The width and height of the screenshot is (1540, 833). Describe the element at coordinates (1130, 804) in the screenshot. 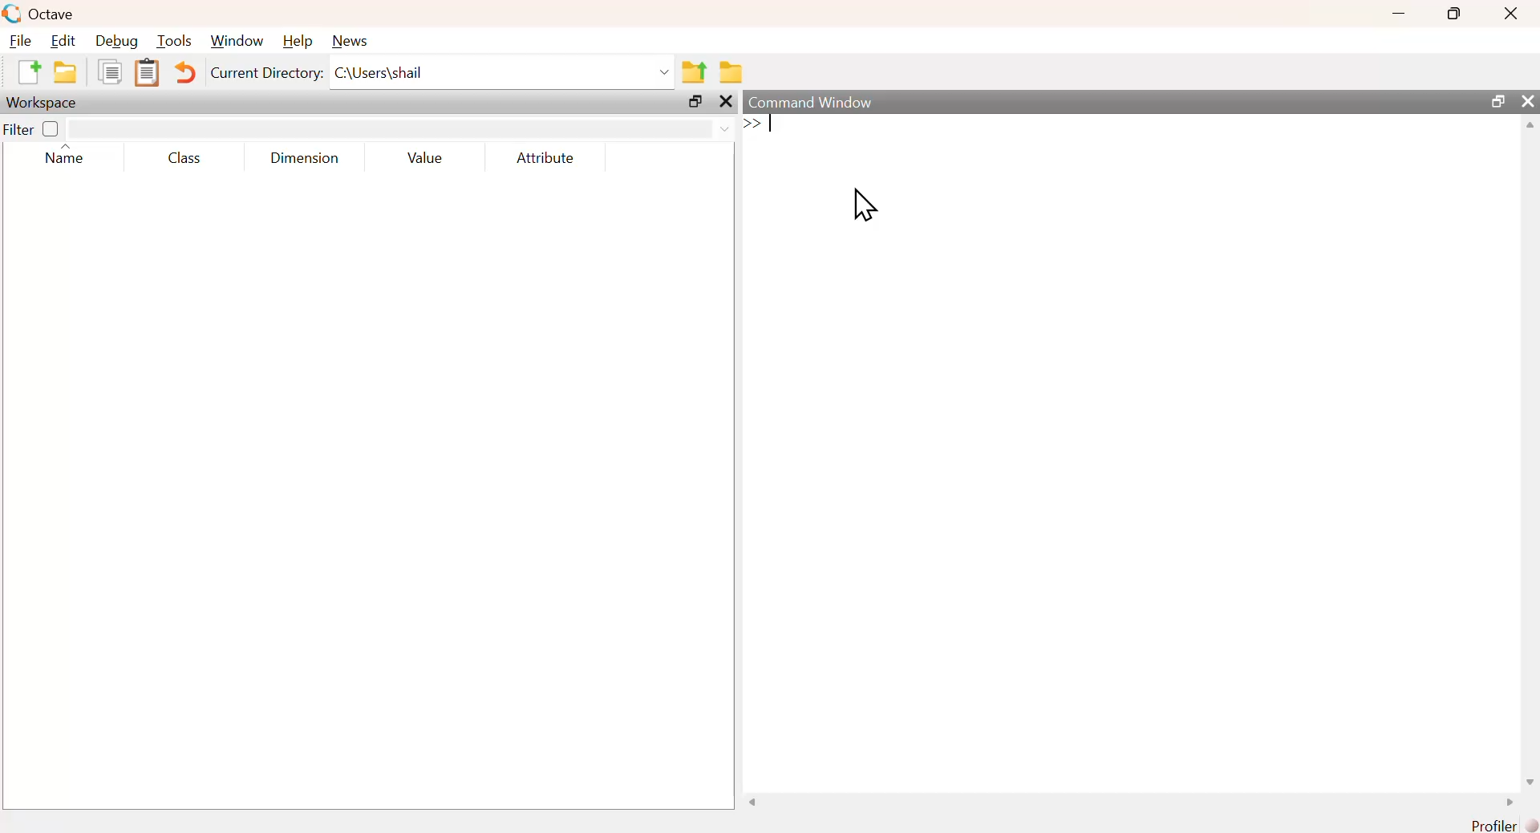

I see `scrollbar` at that location.